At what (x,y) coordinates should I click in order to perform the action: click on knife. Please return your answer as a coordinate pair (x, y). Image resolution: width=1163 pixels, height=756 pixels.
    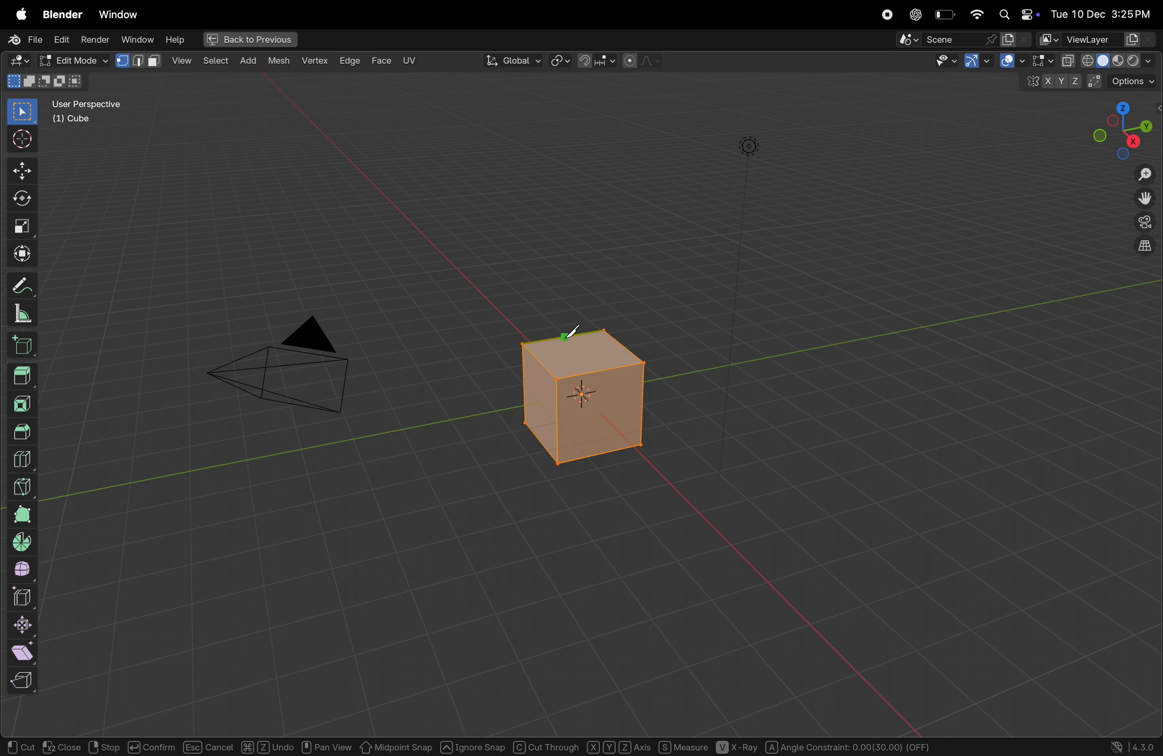
    Looking at the image, I should click on (574, 332).